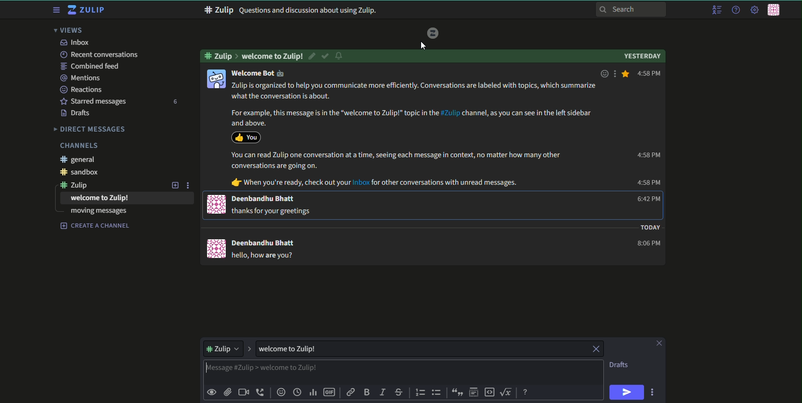 The height and width of the screenshot is (403, 802). What do you see at coordinates (265, 368) in the screenshot?
I see `highlighted text` at bounding box center [265, 368].